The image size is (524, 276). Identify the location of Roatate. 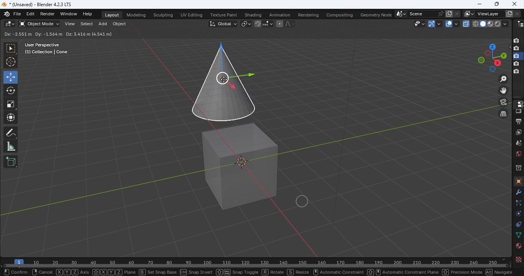
(11, 90).